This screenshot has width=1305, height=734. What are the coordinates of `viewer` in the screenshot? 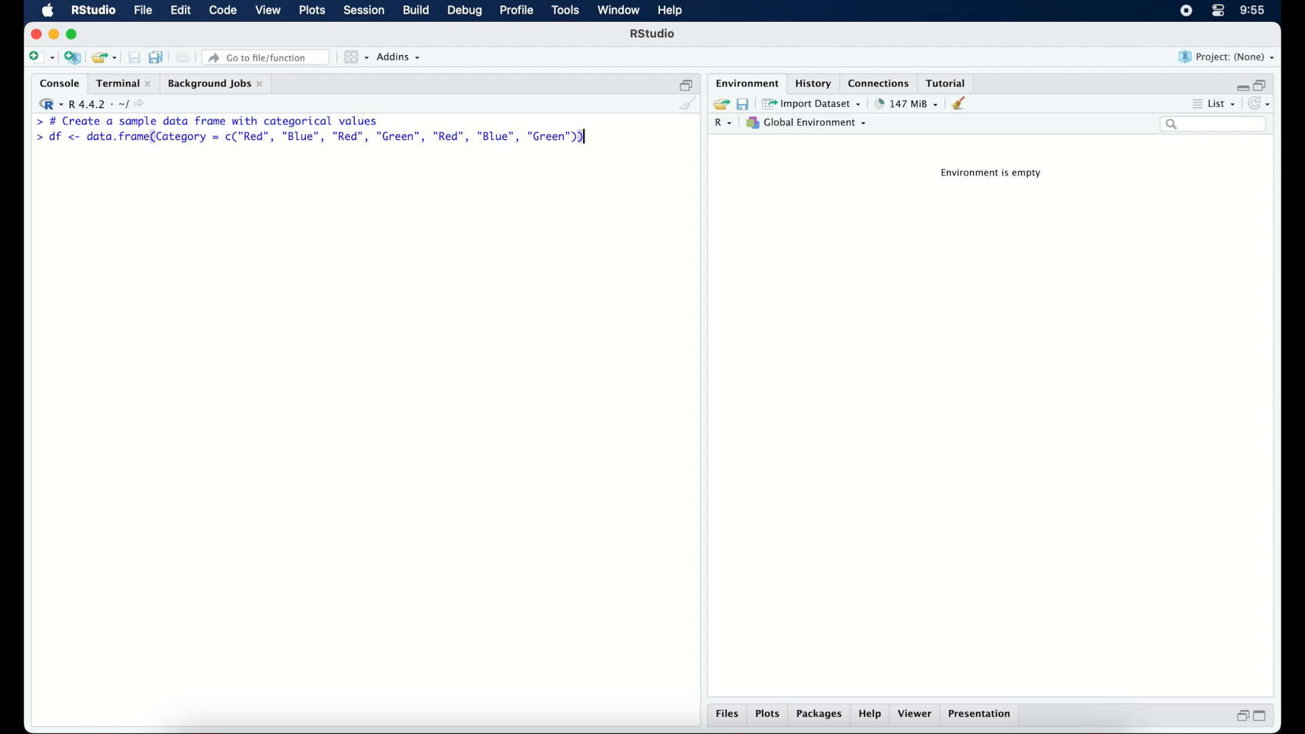 It's located at (916, 715).